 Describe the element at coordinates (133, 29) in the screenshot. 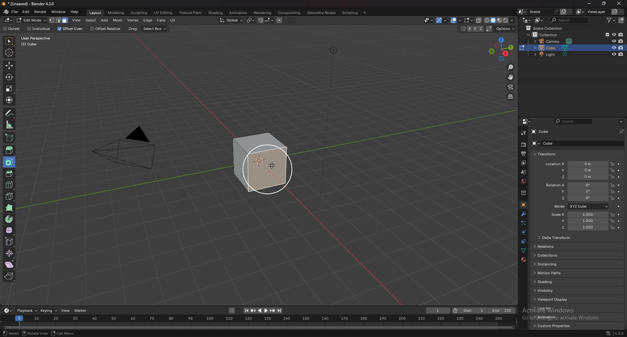

I see `drag` at that location.